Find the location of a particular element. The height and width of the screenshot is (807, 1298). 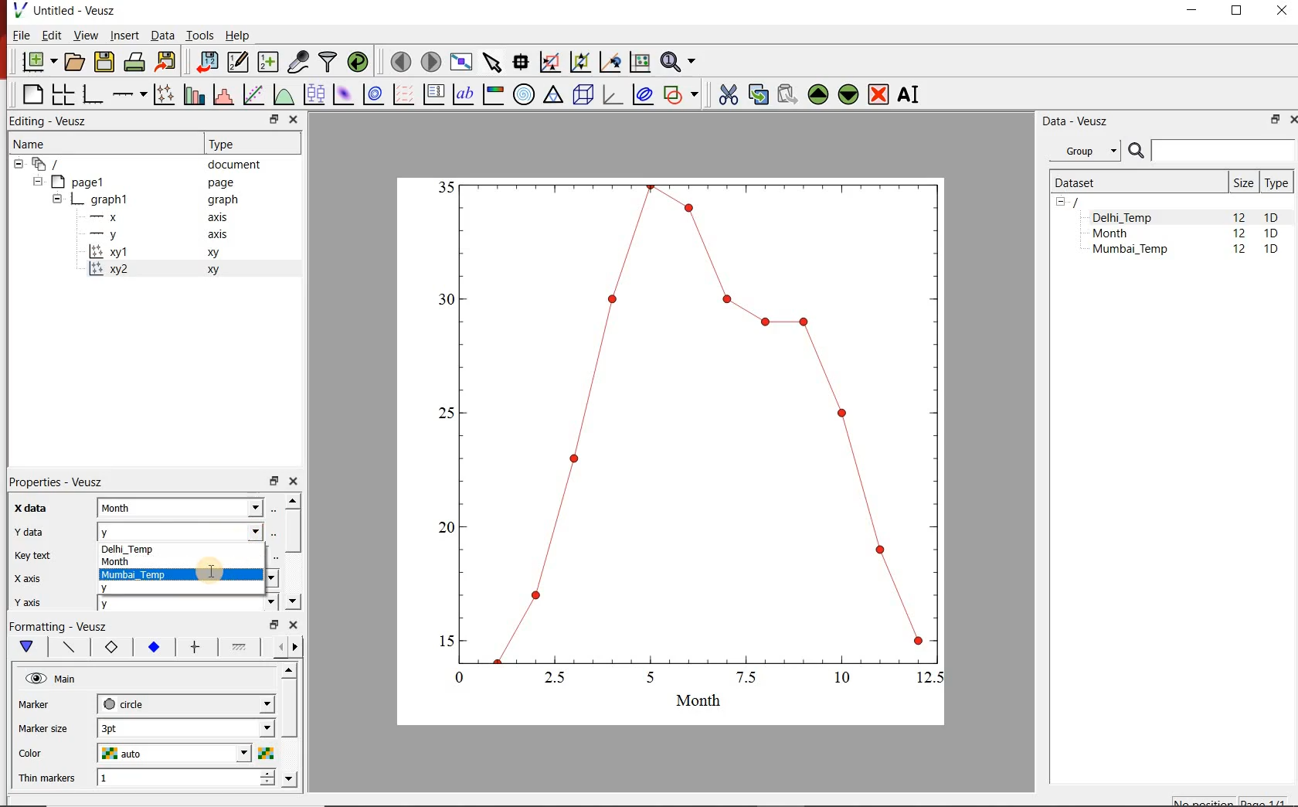

blank page is located at coordinates (29, 94).